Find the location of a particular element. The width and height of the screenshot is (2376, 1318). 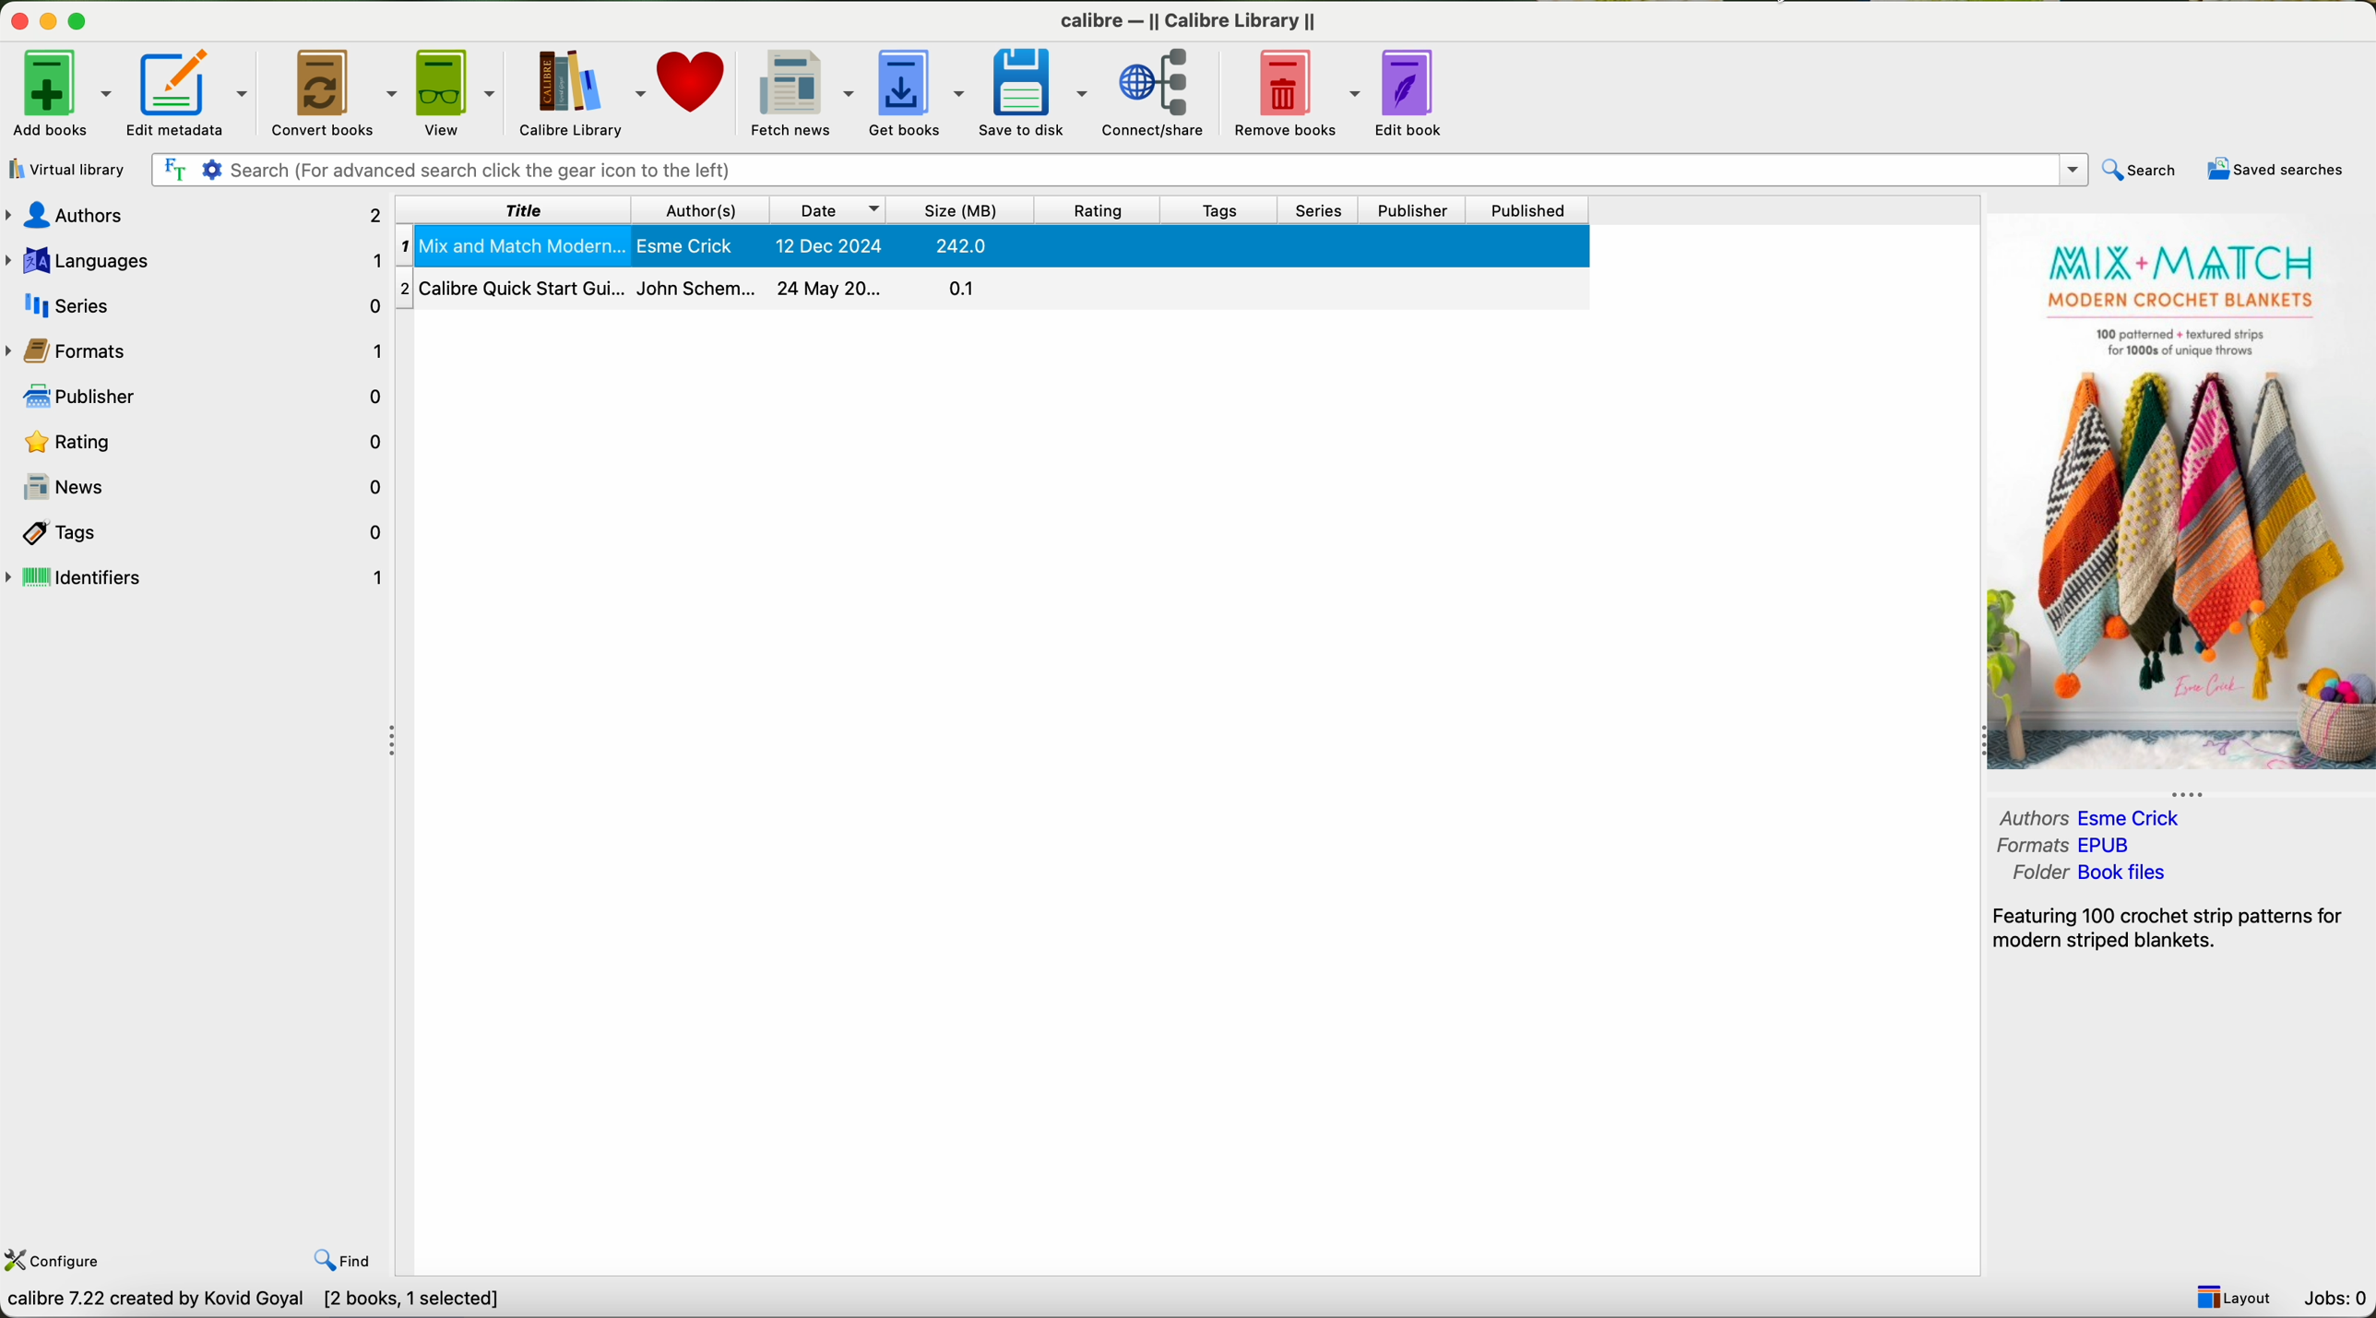

convert books is located at coordinates (337, 91).